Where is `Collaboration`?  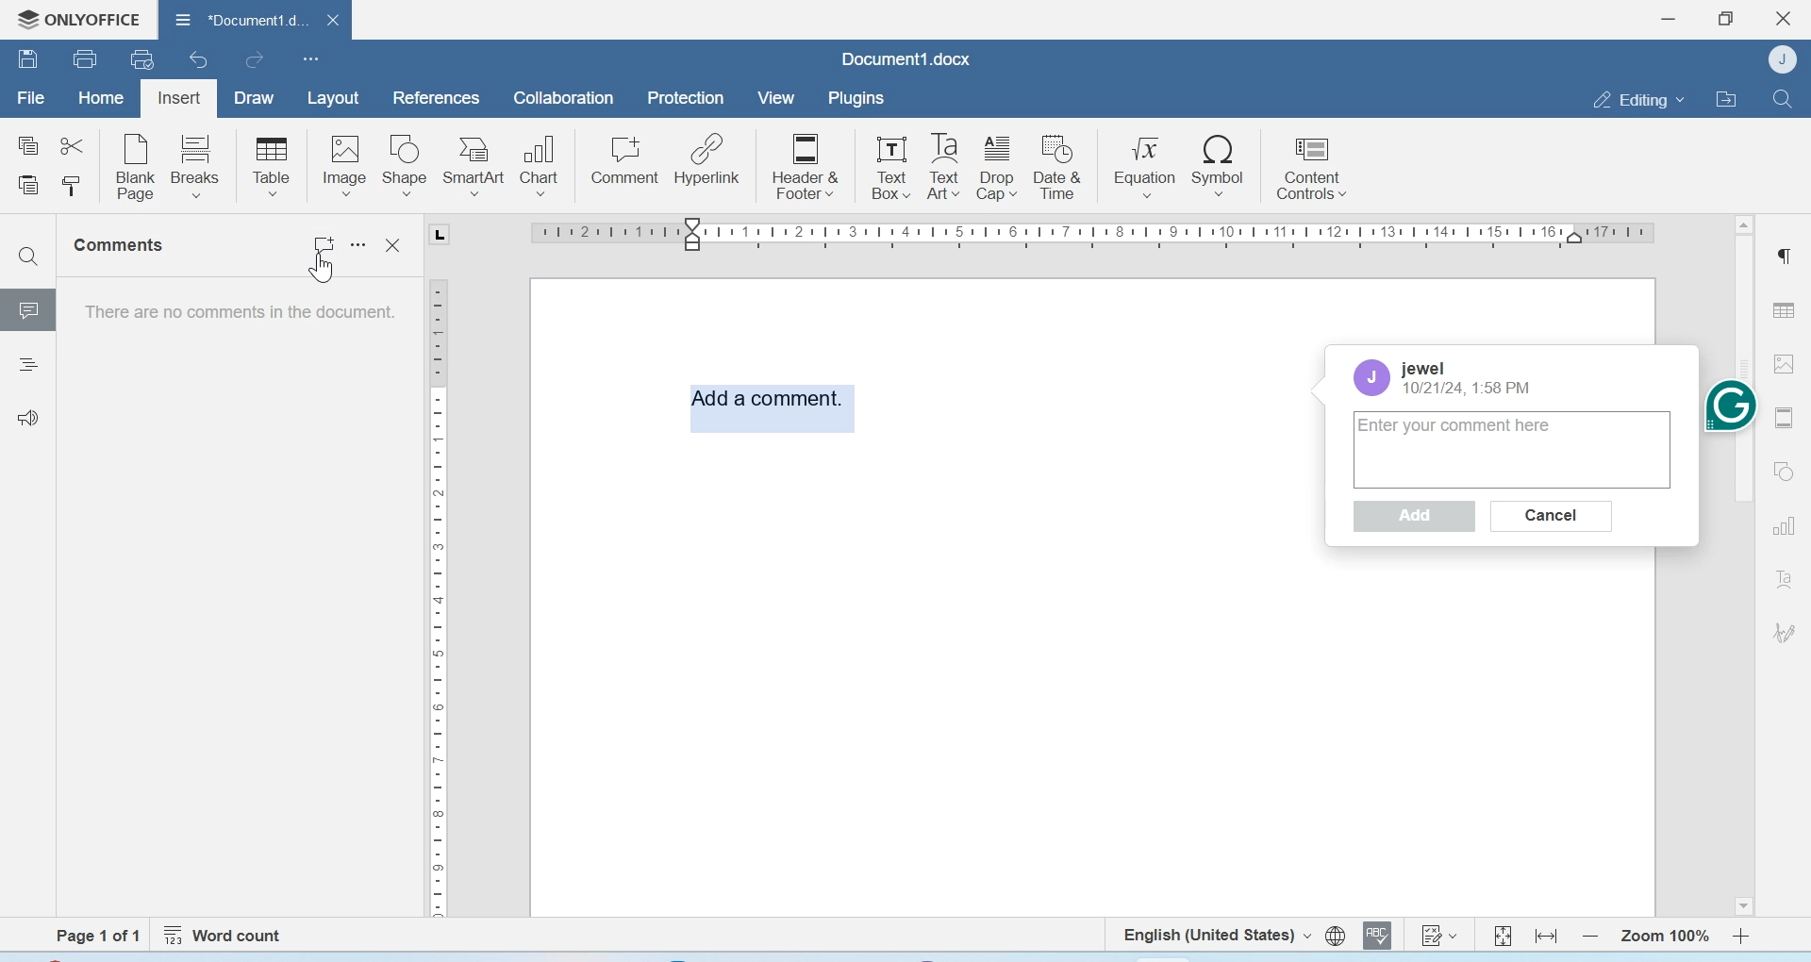 Collaboration is located at coordinates (564, 98).